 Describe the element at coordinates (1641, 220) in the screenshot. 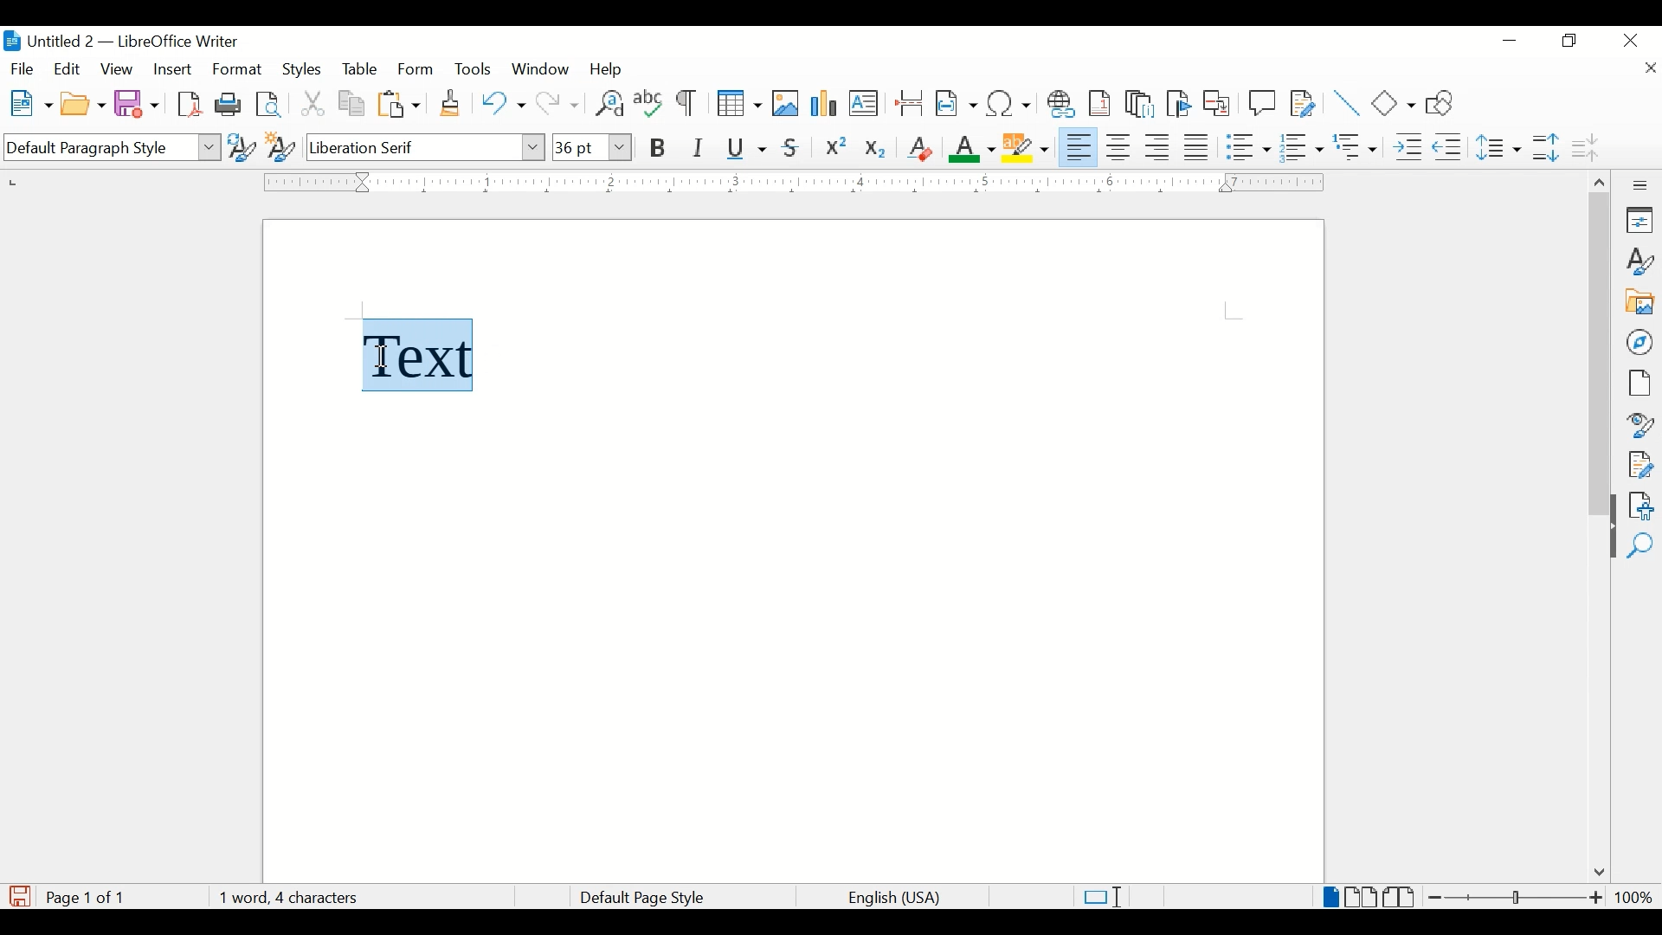

I see `properties` at that location.